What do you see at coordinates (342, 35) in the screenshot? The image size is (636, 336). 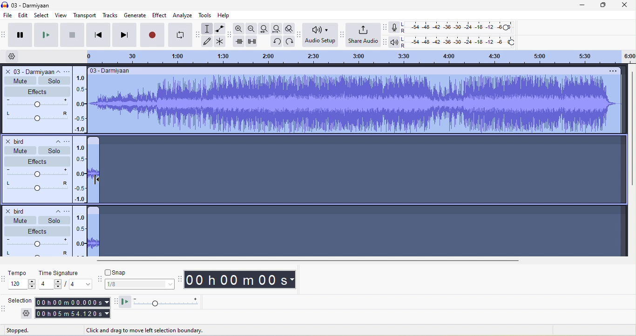 I see `audacity share audio` at bounding box center [342, 35].